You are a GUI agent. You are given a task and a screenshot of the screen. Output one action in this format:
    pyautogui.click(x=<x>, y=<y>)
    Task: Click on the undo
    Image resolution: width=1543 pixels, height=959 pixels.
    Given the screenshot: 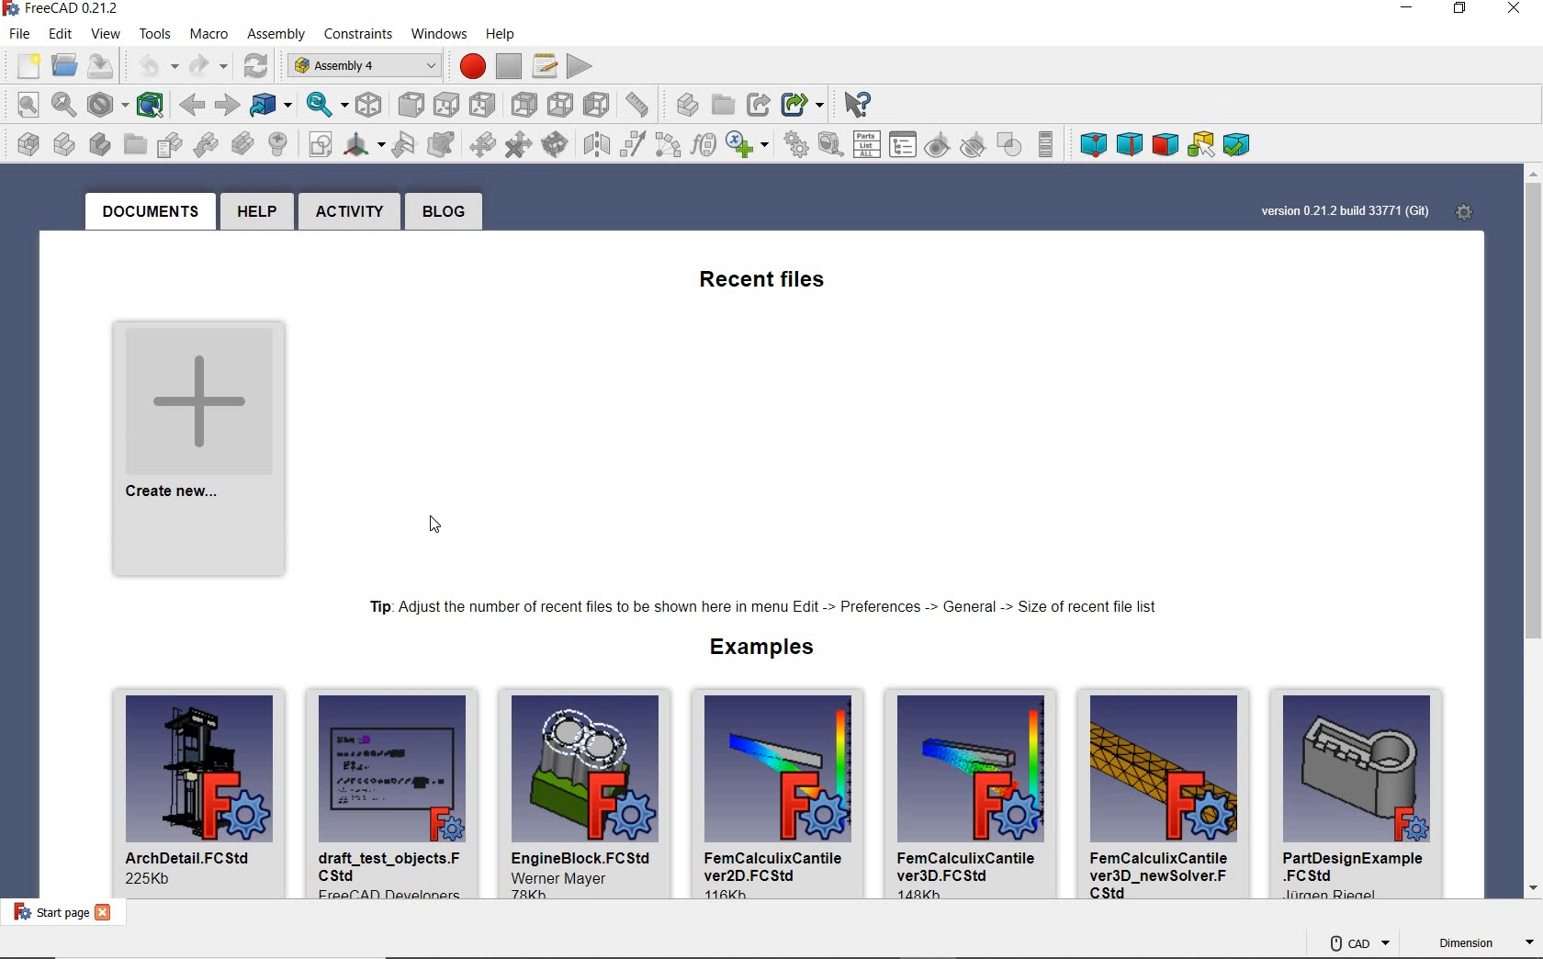 What is the action you would take?
    pyautogui.click(x=150, y=66)
    